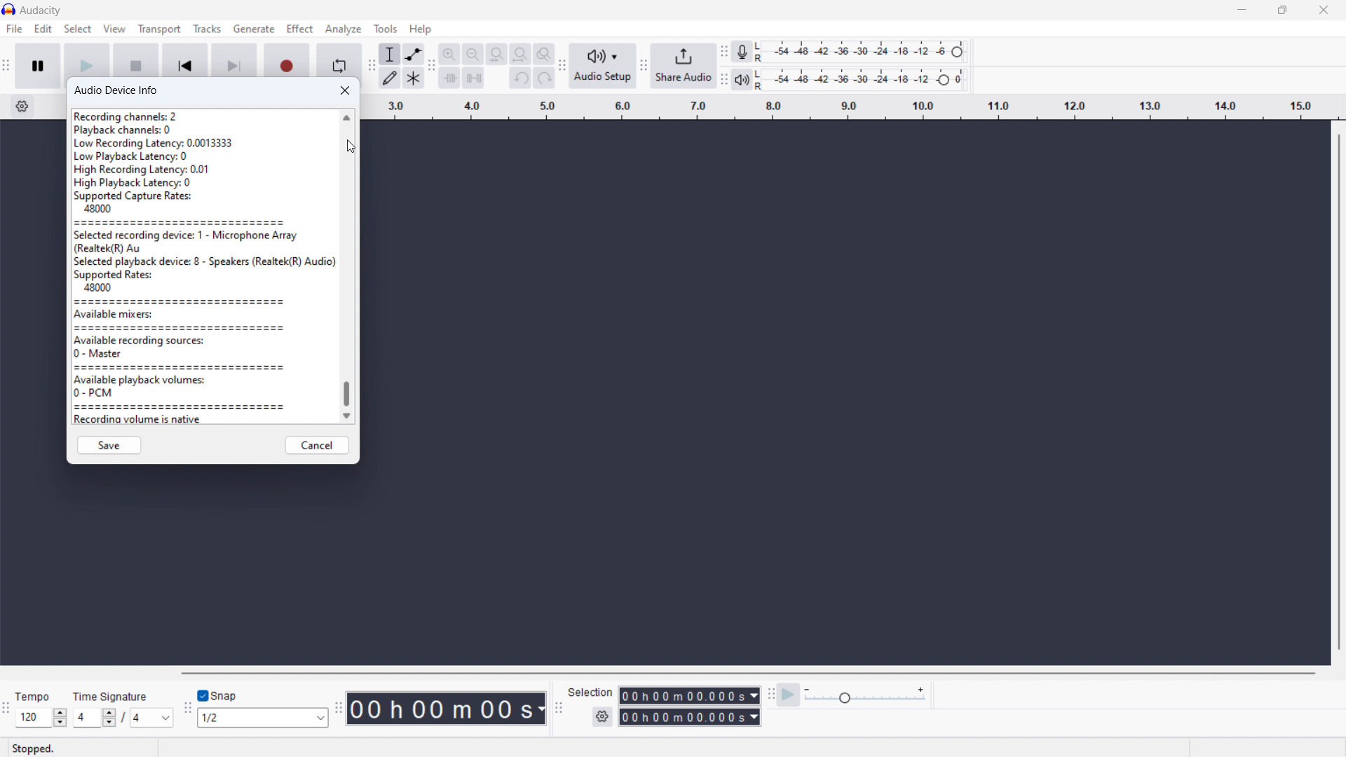 This screenshot has height=757, width=1346. Describe the element at coordinates (186, 707) in the screenshot. I see `snapping toolbar` at that location.